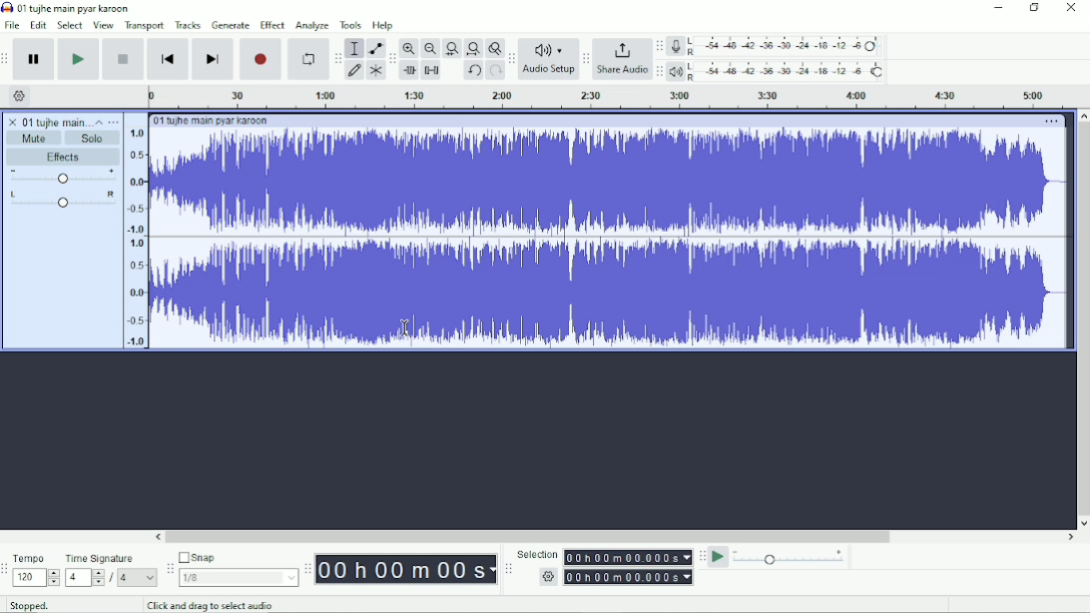  I want to click on Audacity snapping toolbar, so click(170, 569).